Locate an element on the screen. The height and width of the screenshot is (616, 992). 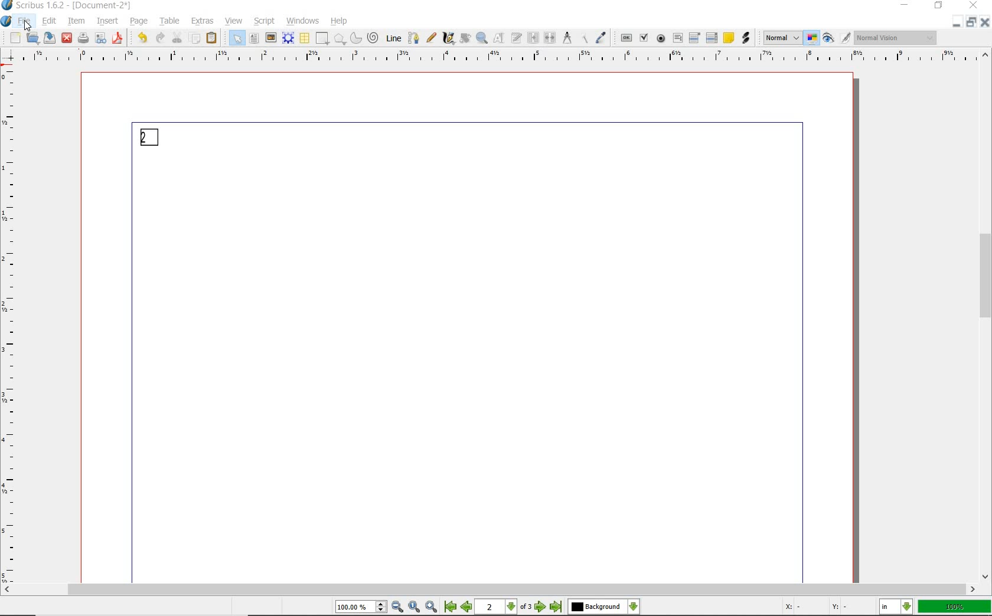
extras is located at coordinates (203, 21).